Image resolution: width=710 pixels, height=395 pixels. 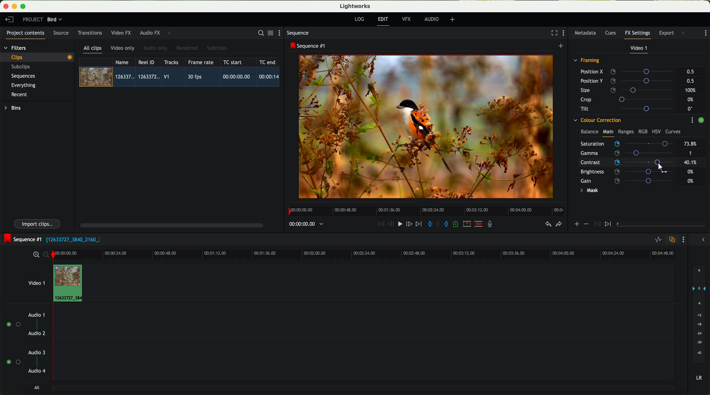 I want to click on framing, so click(x=587, y=61).